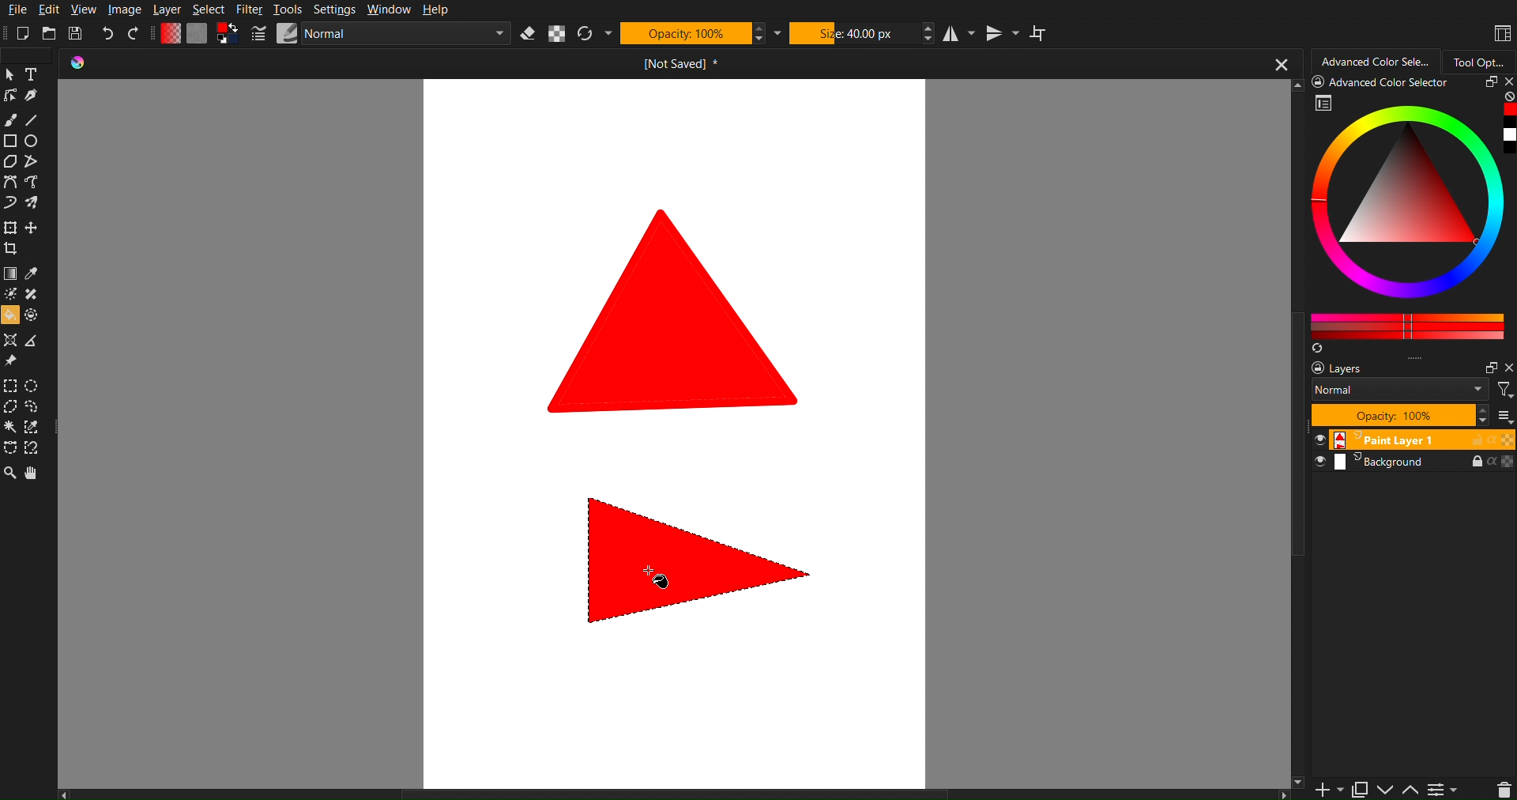 Image resolution: width=1517 pixels, height=800 pixels. I want to click on tool, so click(34, 295).